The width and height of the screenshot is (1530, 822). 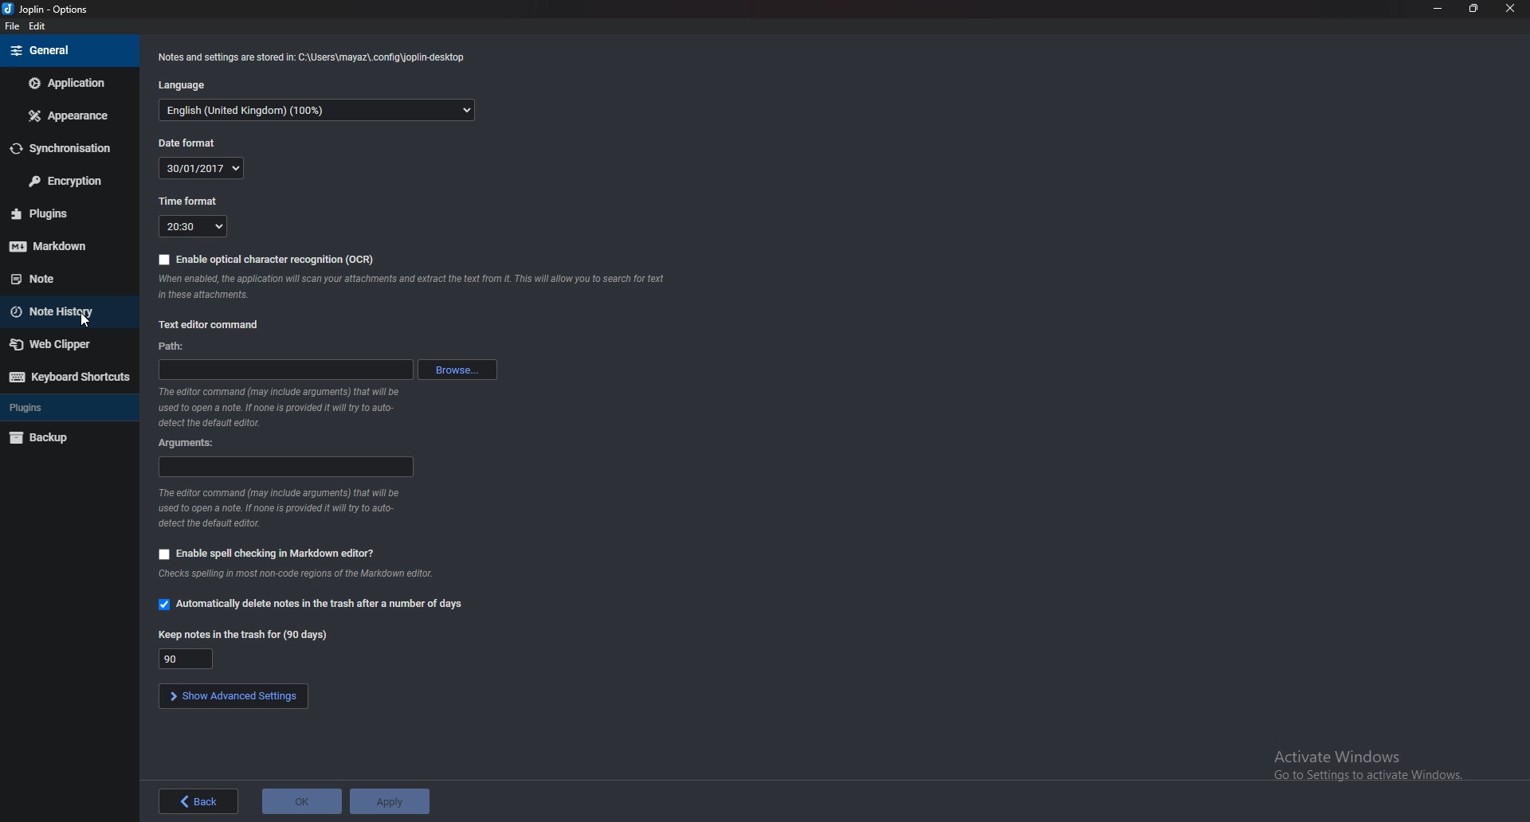 I want to click on Arguments, so click(x=190, y=443).